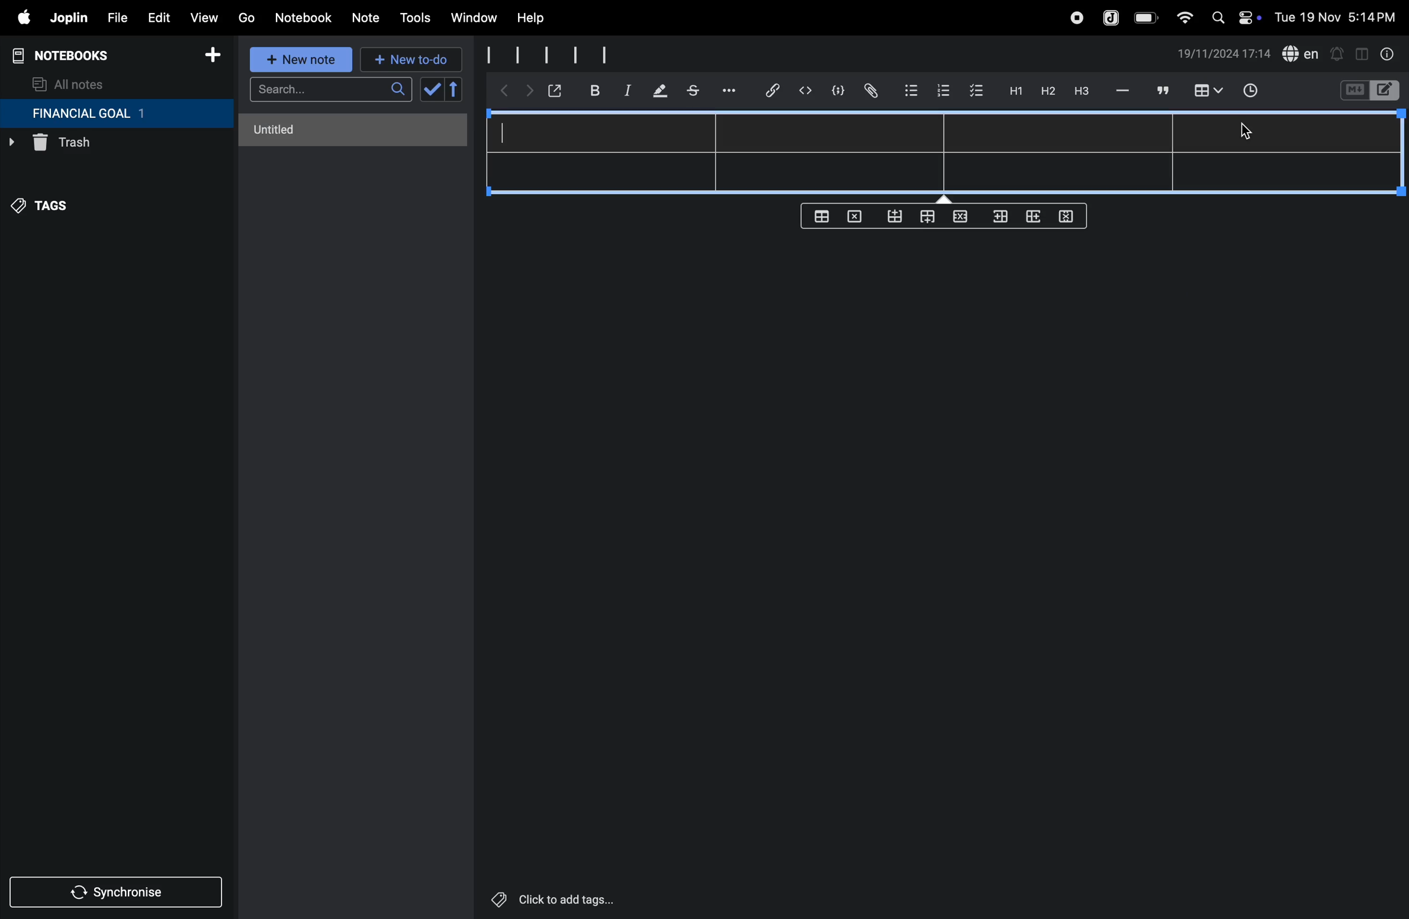 This screenshot has height=919, width=1409. I want to click on financial goal, so click(116, 114).